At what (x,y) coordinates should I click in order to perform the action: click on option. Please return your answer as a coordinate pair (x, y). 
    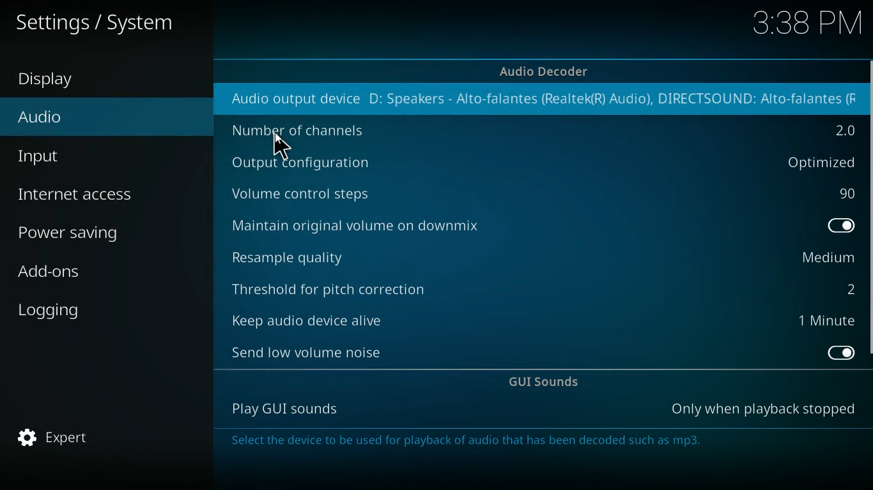
    Looking at the image, I should click on (824, 258).